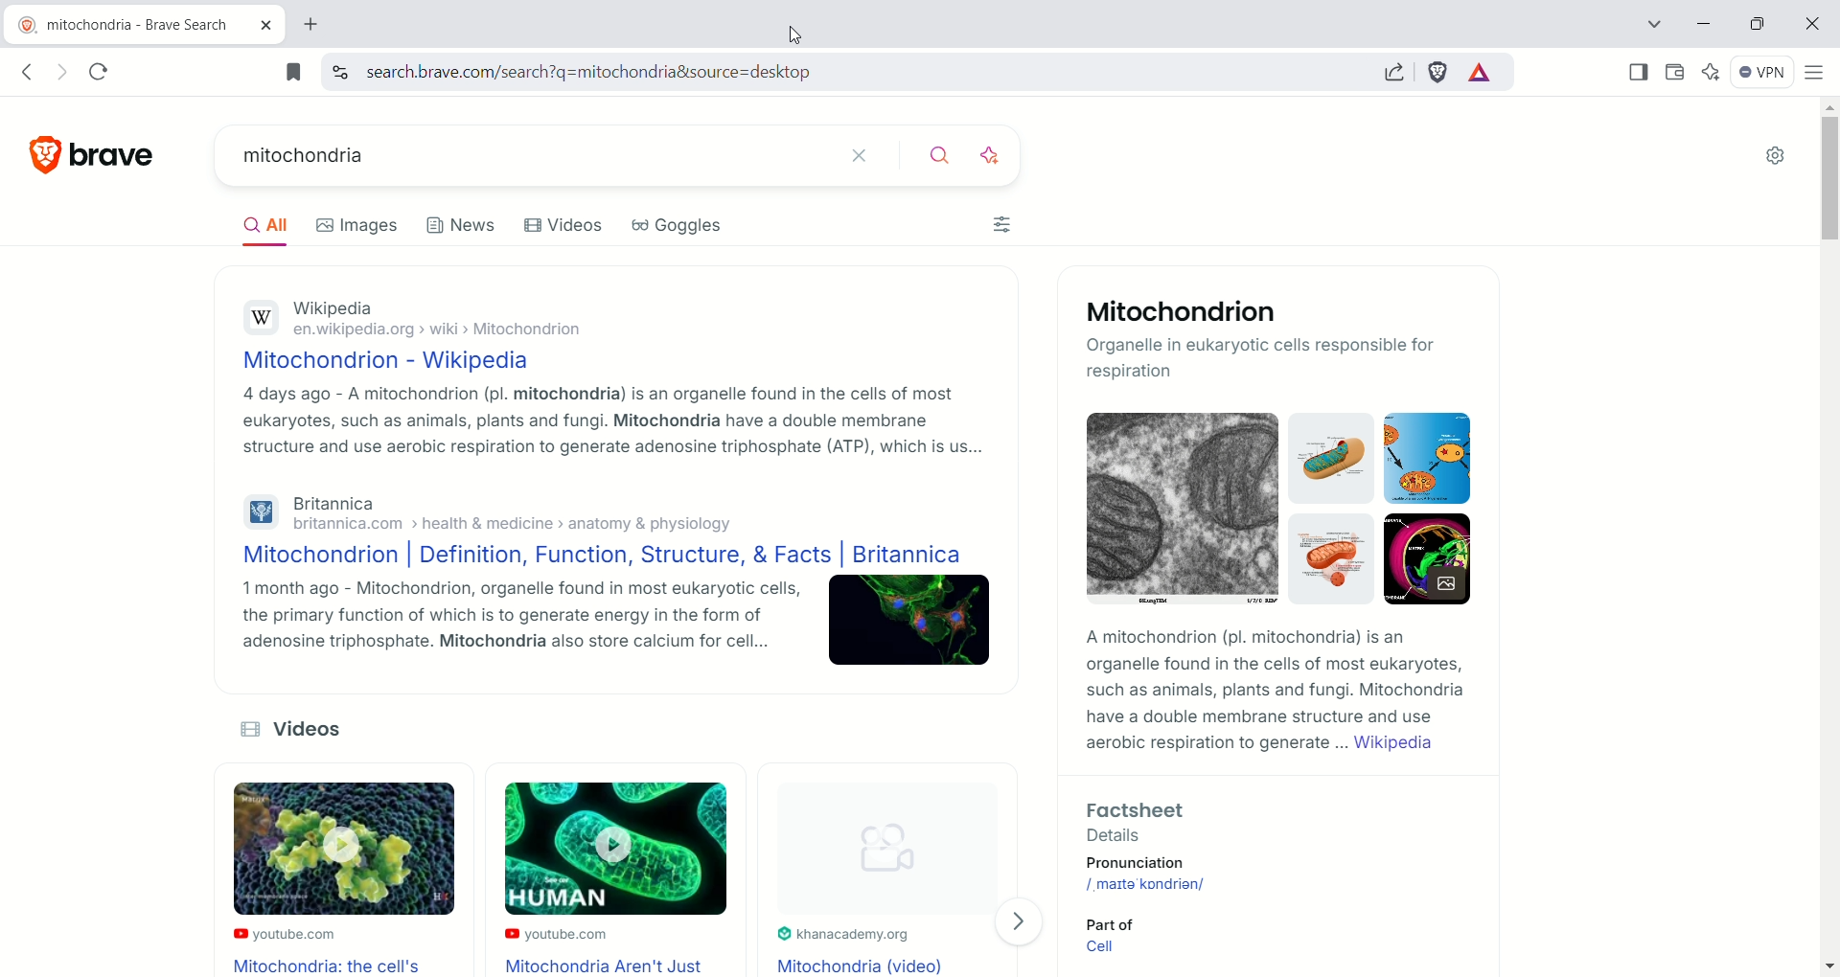 The width and height of the screenshot is (1840, 977). What do you see at coordinates (1778, 157) in the screenshot?
I see `settings` at bounding box center [1778, 157].